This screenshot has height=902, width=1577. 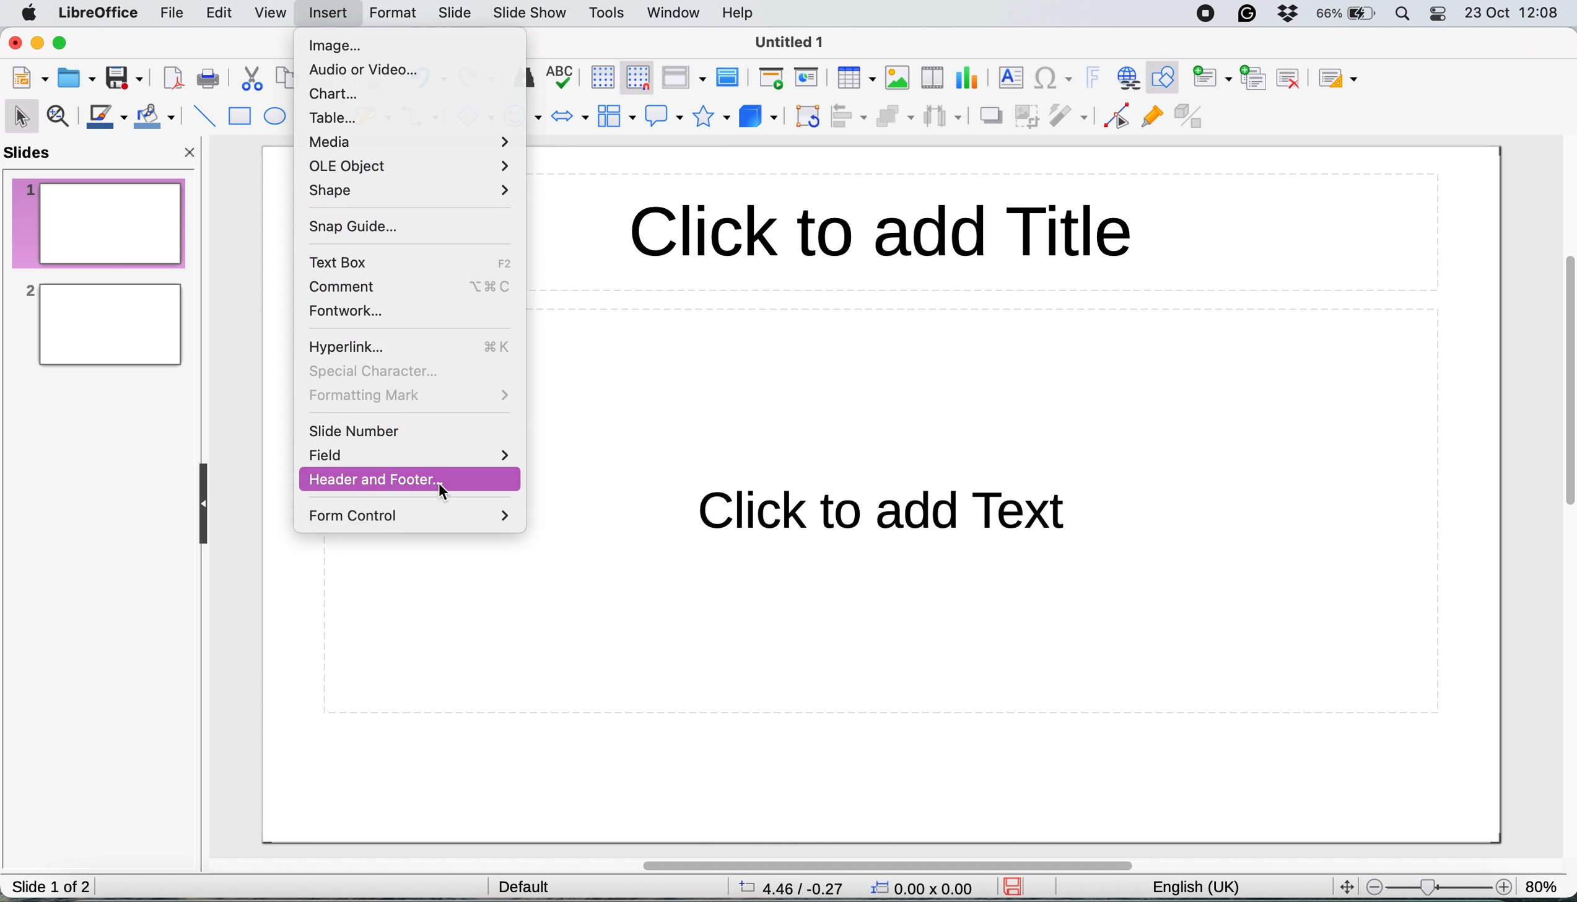 I want to click on insert audio video, so click(x=936, y=76).